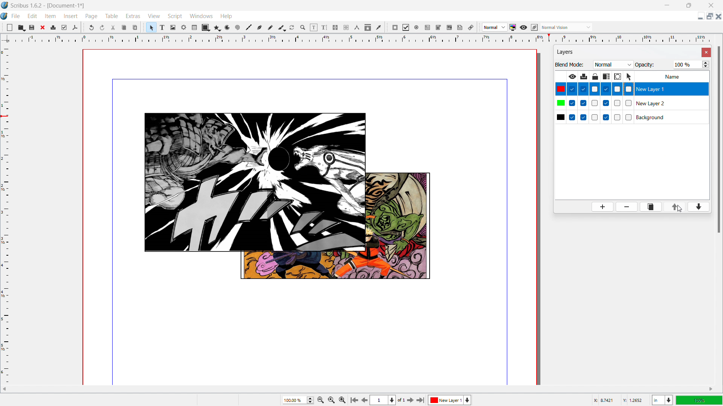  Describe the element at coordinates (64, 27) in the screenshot. I see `preflight verifier` at that location.